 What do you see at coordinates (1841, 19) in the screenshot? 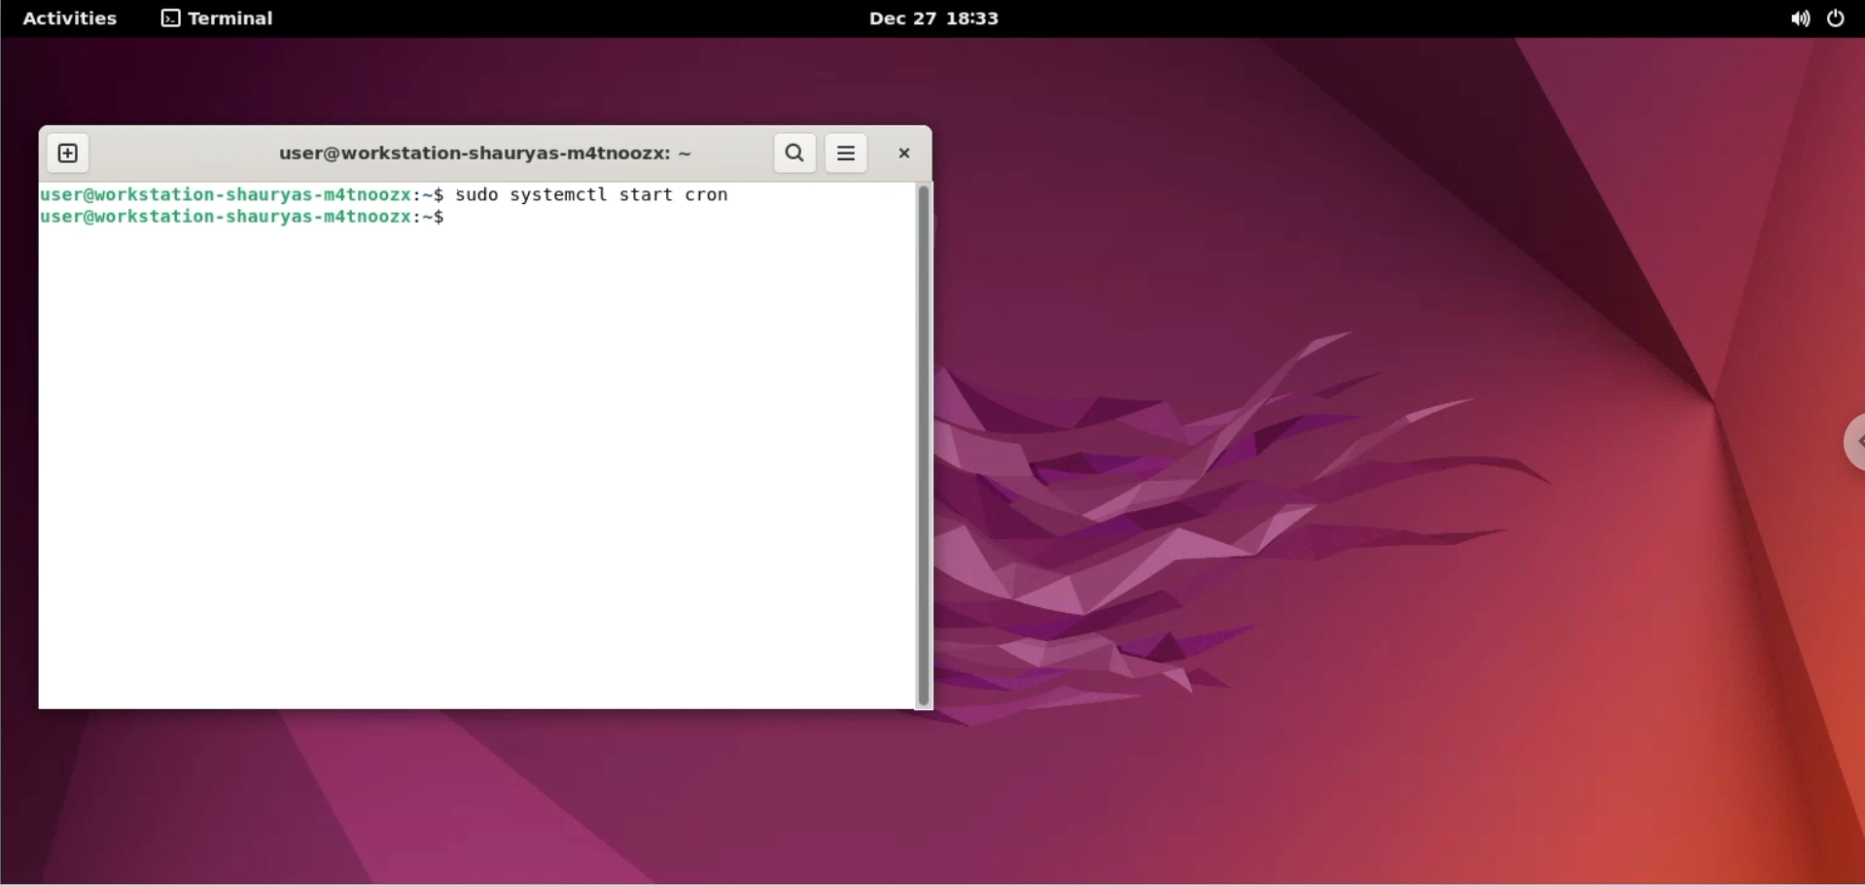
I see `power options` at bounding box center [1841, 19].